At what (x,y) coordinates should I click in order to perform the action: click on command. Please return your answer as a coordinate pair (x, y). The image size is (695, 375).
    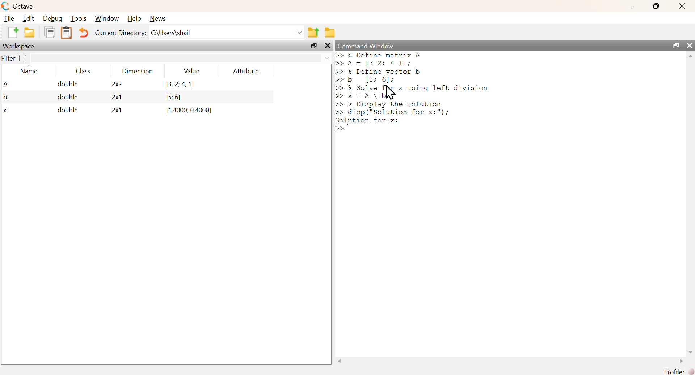
    Looking at the image, I should click on (479, 94).